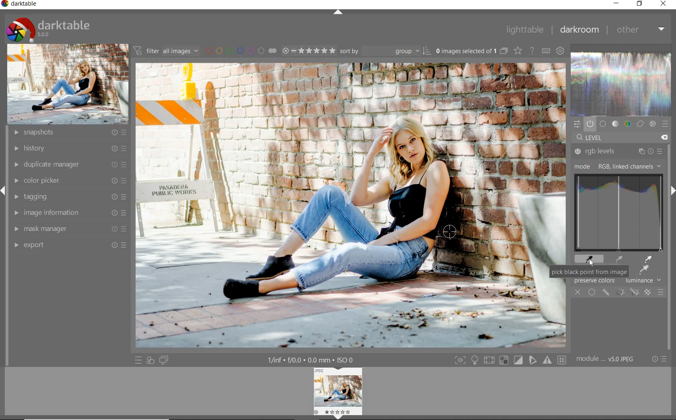 The image size is (676, 420). What do you see at coordinates (604, 123) in the screenshot?
I see `base` at bounding box center [604, 123].